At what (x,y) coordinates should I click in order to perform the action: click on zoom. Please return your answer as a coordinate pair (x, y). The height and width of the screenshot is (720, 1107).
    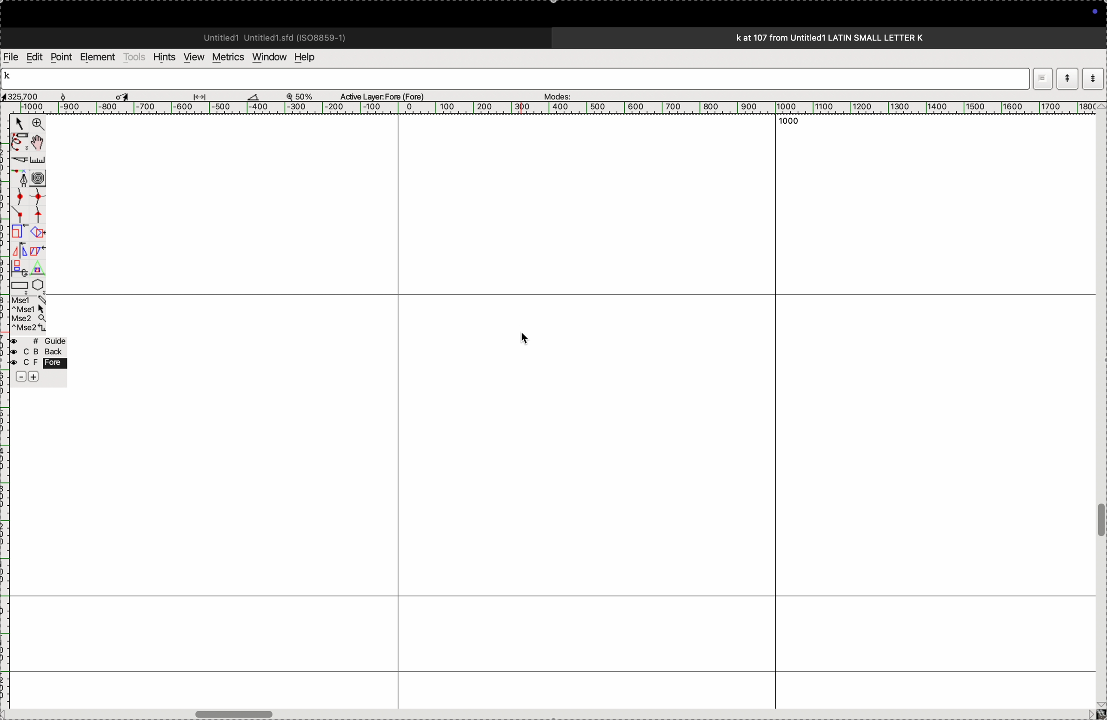
    Looking at the image, I should click on (36, 125).